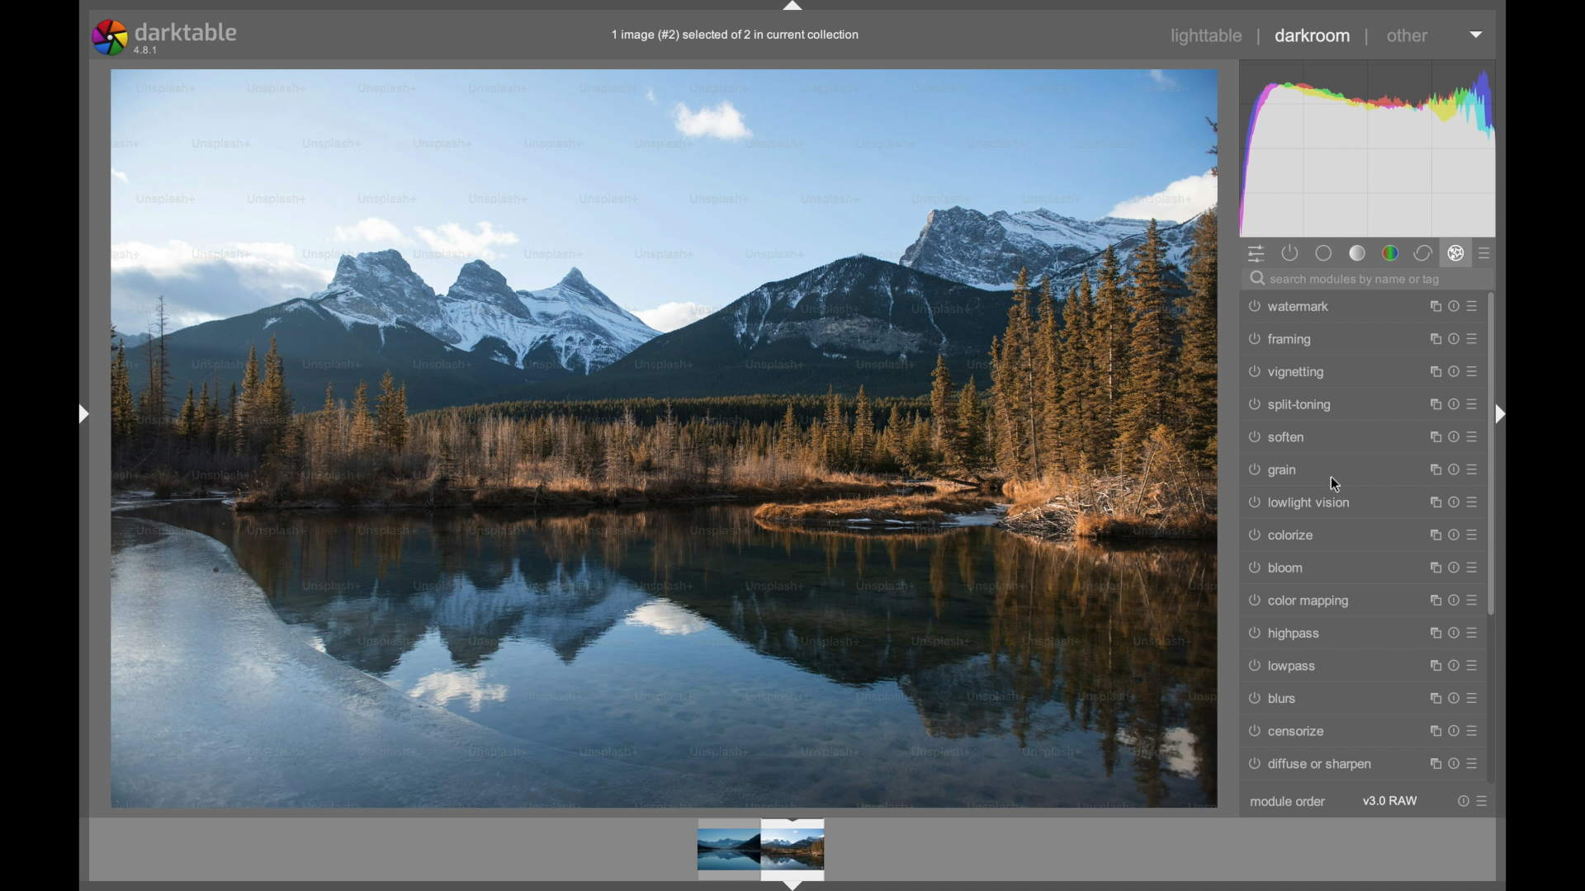 Image resolution: width=1585 pixels, height=891 pixels. What do you see at coordinates (1302, 602) in the screenshot?
I see `color mapping` at bounding box center [1302, 602].